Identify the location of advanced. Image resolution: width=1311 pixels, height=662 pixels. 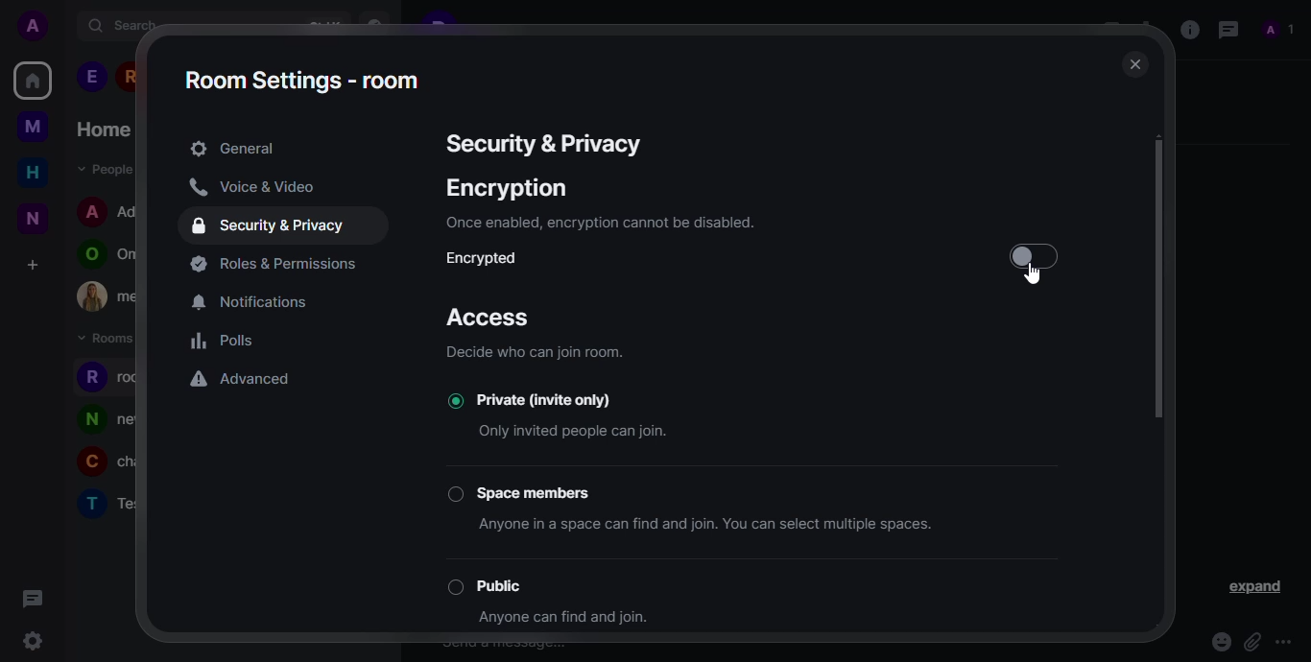
(246, 379).